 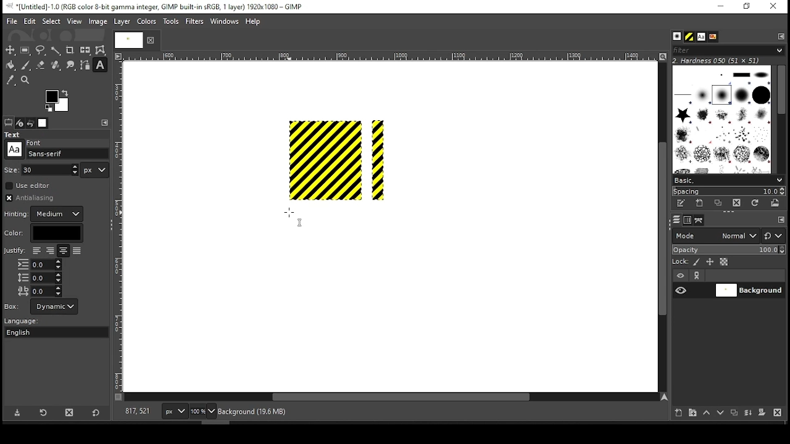 What do you see at coordinates (156, 6) in the screenshot?
I see `icon and filename` at bounding box center [156, 6].